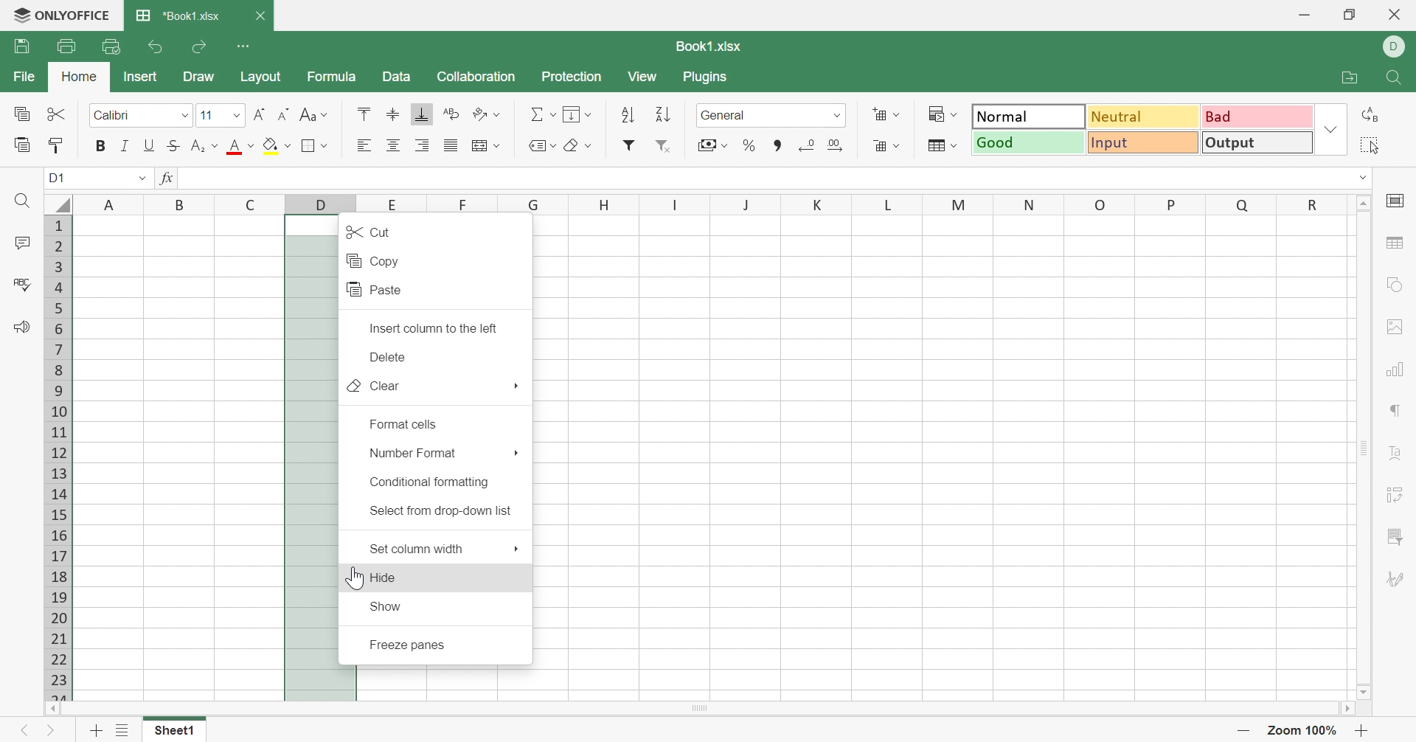 The image size is (1416, 742). I want to click on Named ranges, so click(535, 146).